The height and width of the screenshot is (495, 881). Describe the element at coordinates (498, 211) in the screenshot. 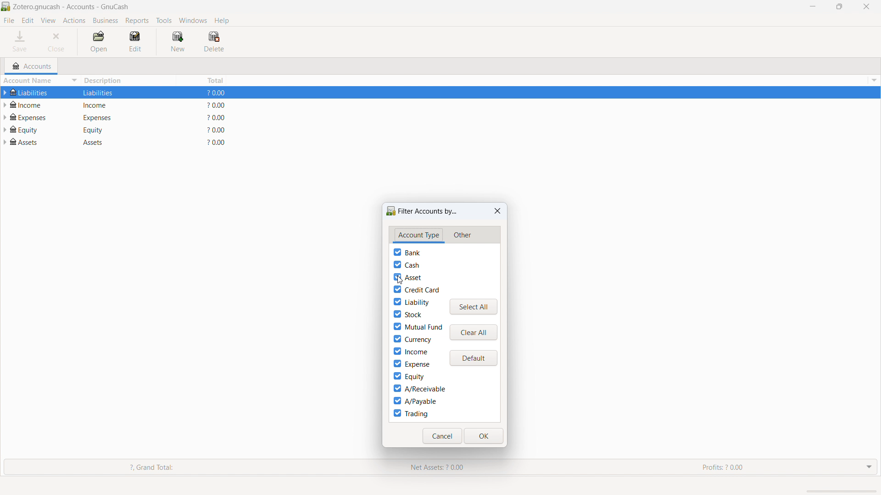

I see `close` at that location.